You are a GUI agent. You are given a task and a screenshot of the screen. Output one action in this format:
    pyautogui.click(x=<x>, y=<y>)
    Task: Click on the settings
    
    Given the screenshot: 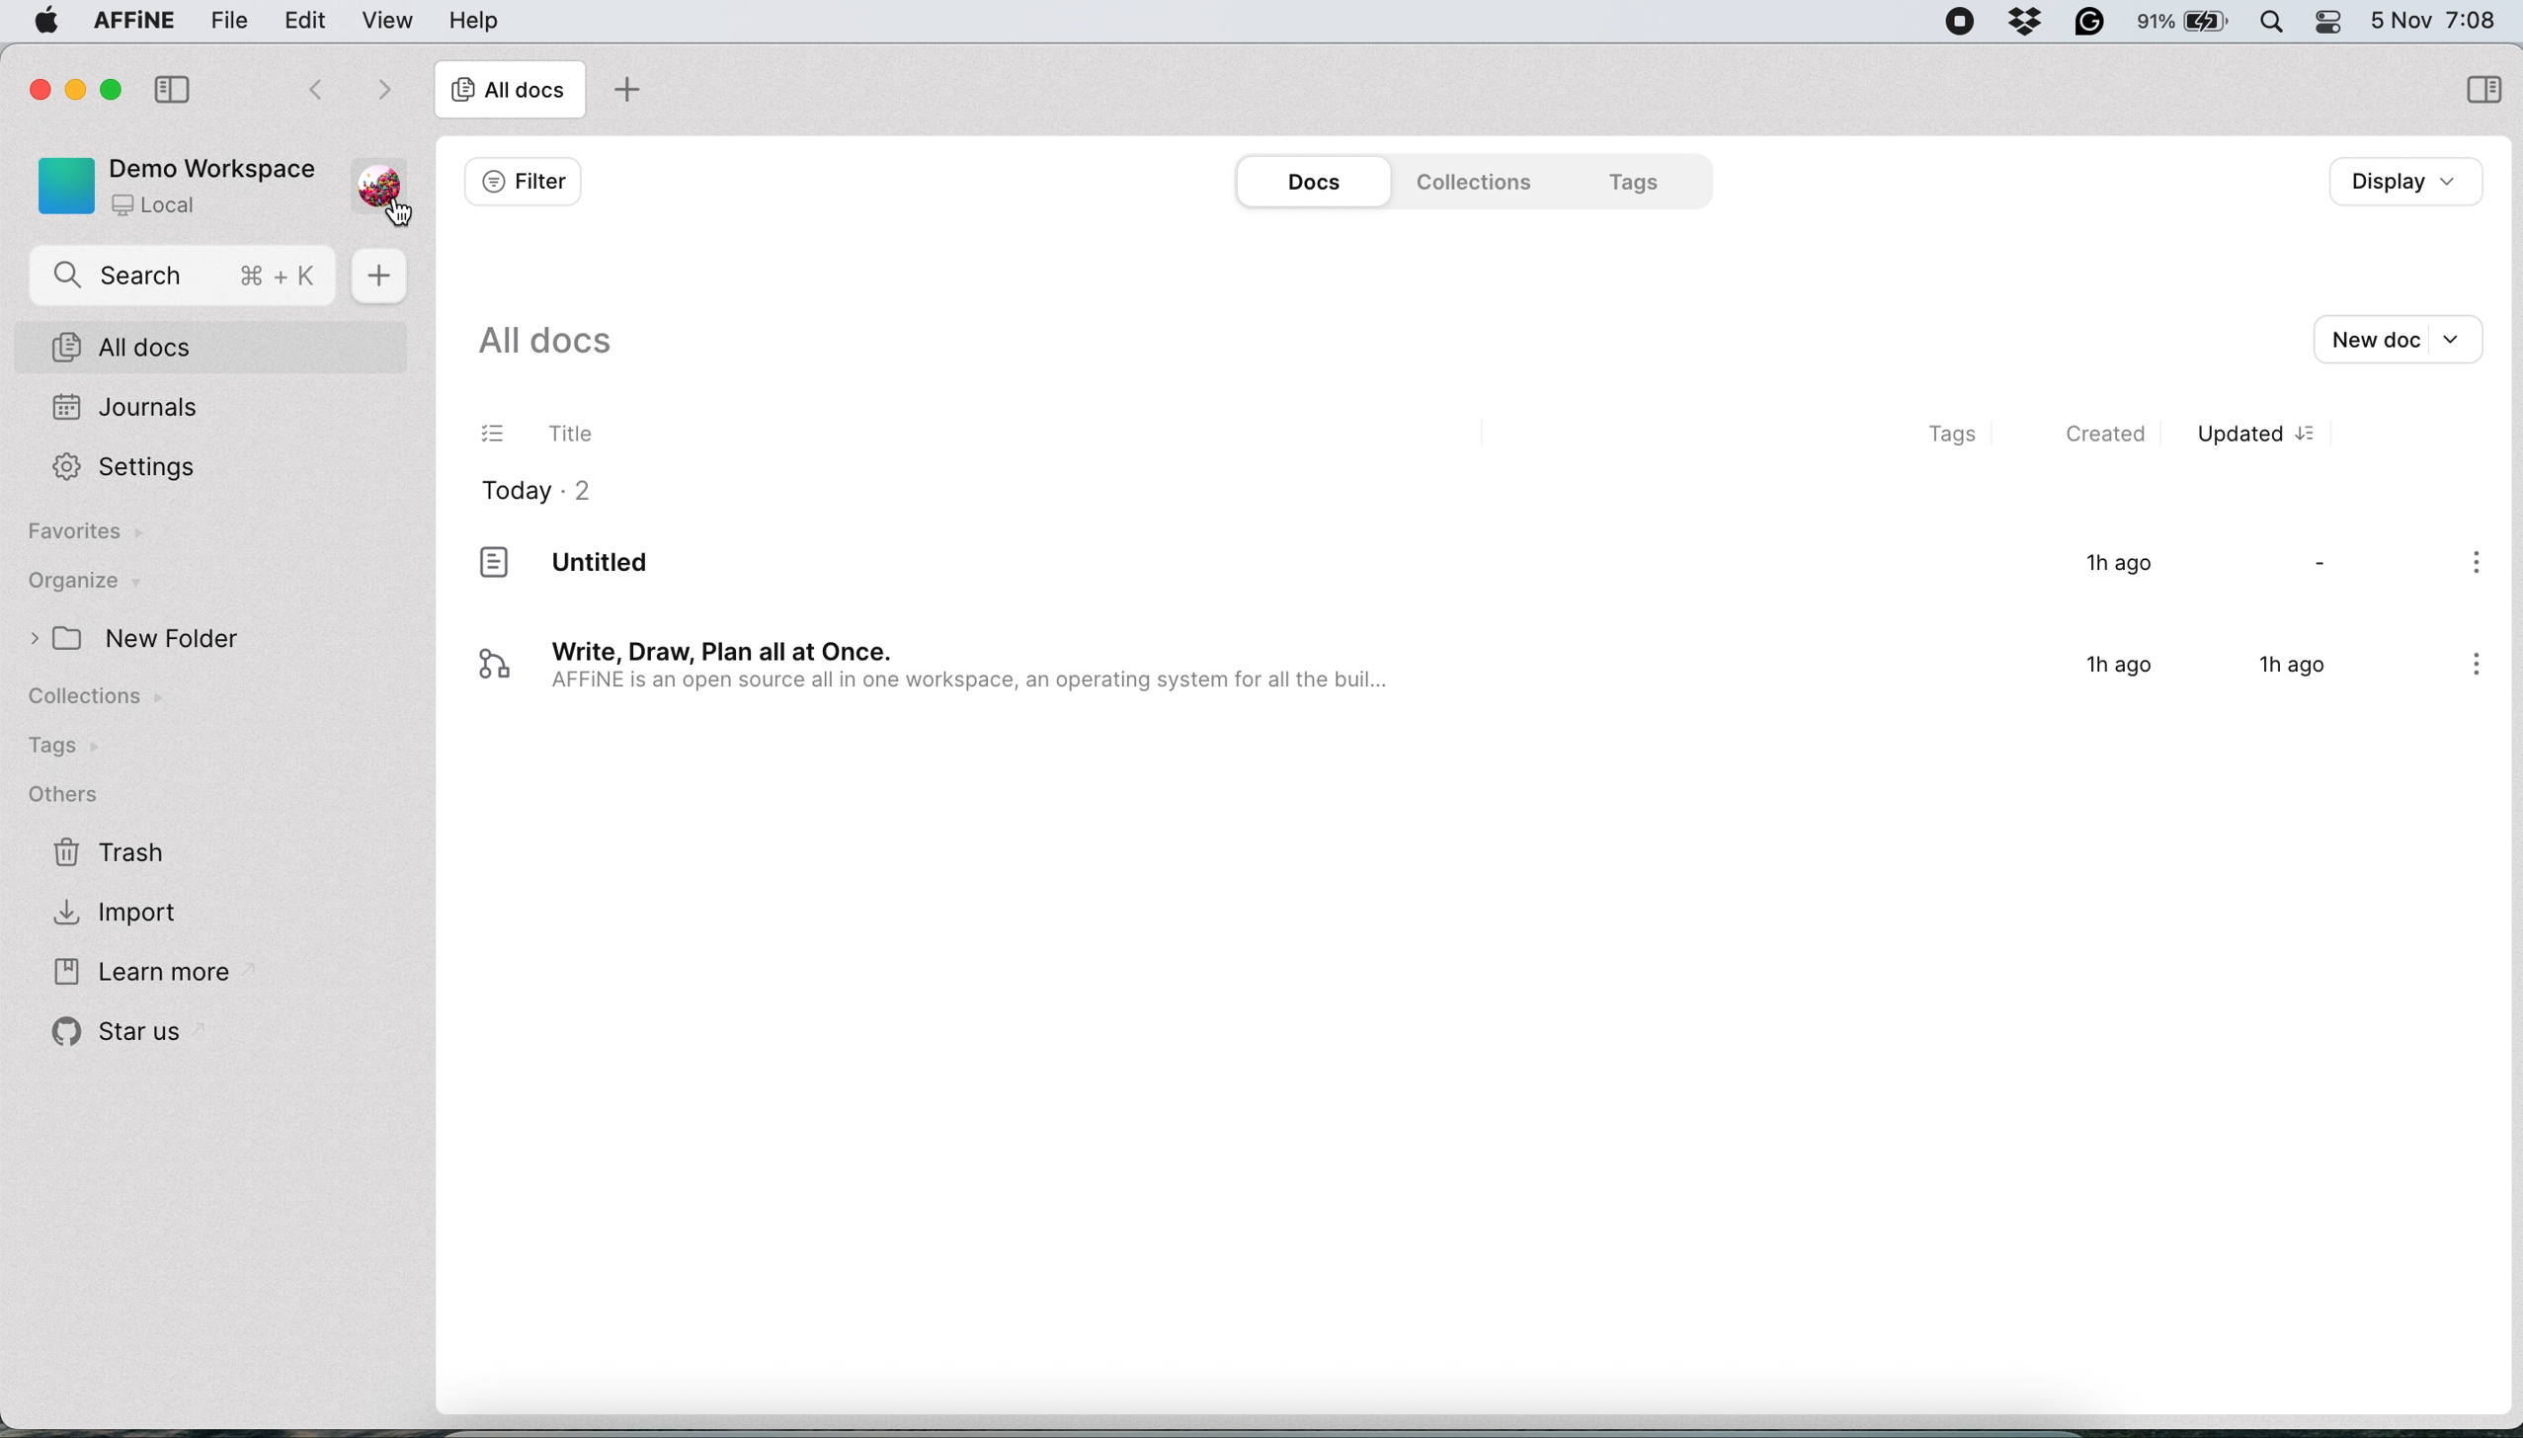 What is the action you would take?
    pyautogui.click(x=122, y=467)
    